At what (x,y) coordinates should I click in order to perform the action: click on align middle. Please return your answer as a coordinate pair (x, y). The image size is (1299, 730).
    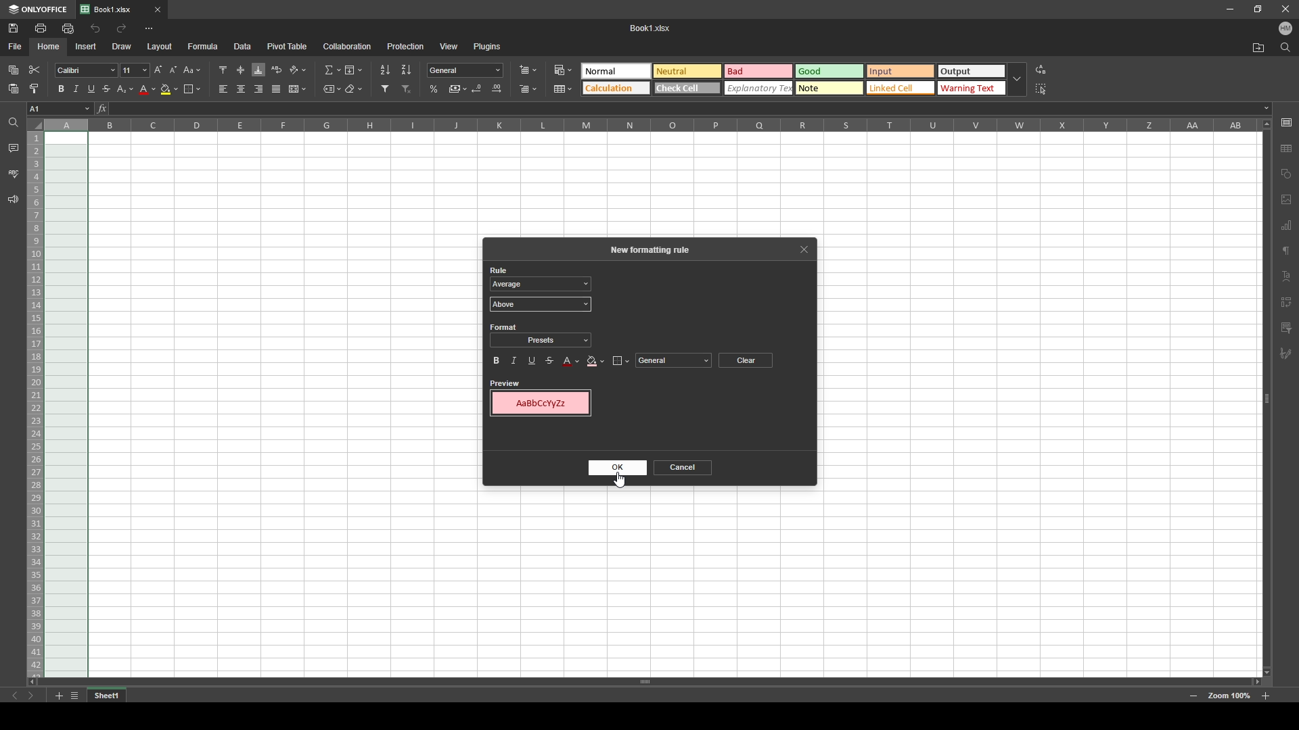
    Looking at the image, I should click on (242, 70).